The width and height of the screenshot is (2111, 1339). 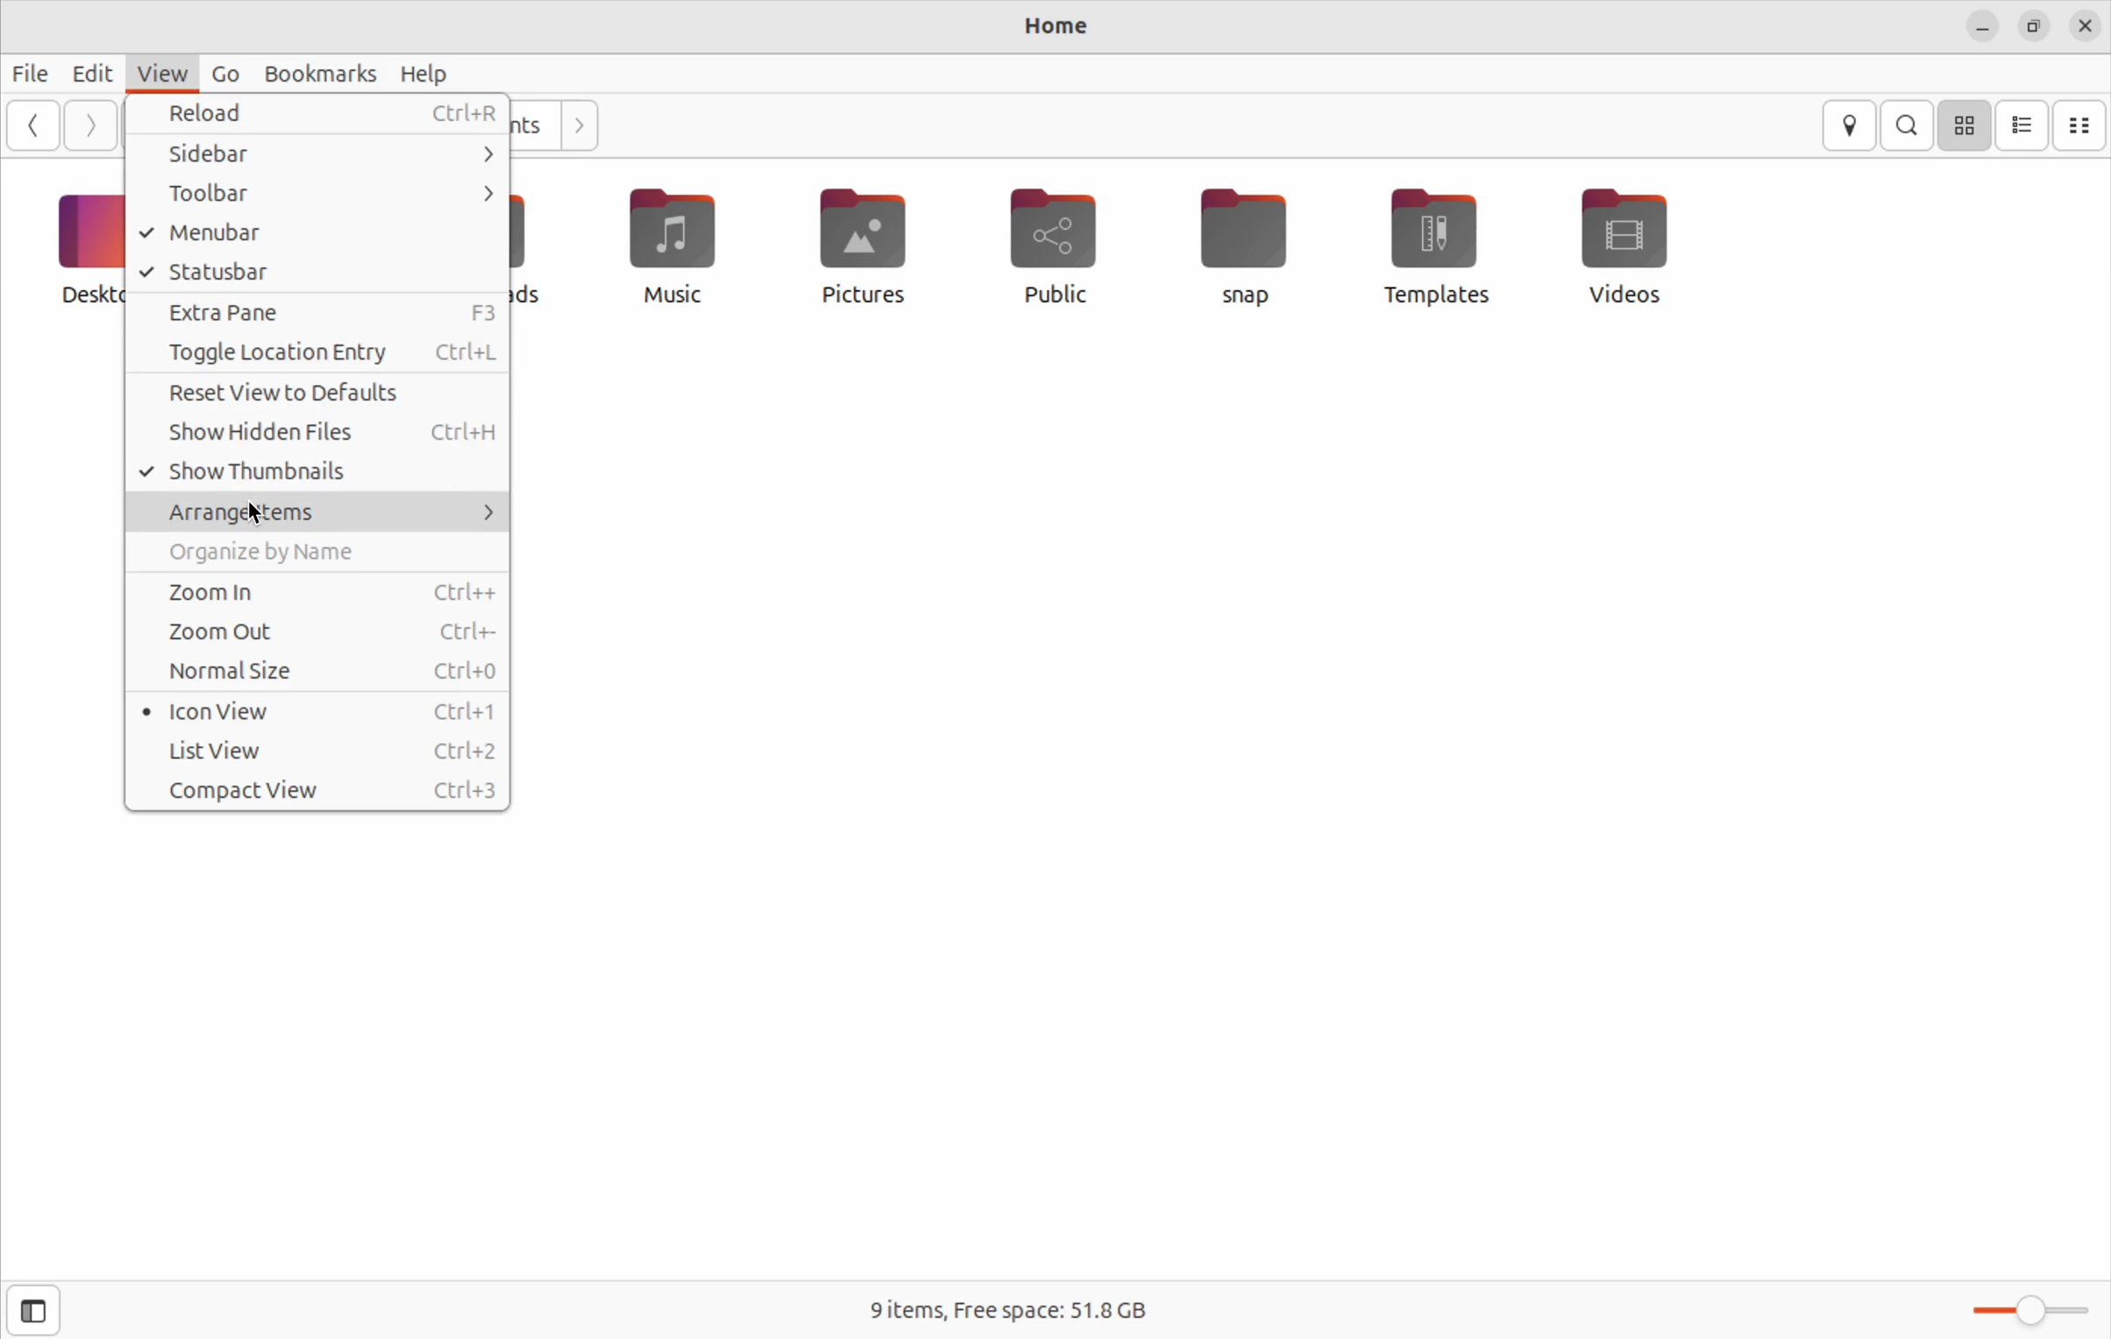 I want to click on Edit, so click(x=89, y=74).